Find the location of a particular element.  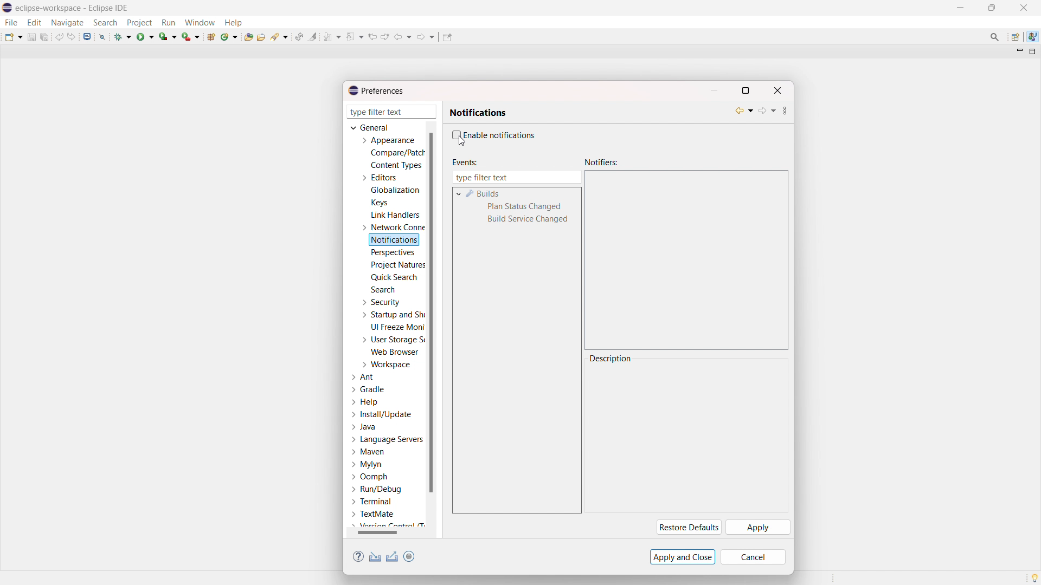

toggle oomph preference recorder is located at coordinates (409, 556).